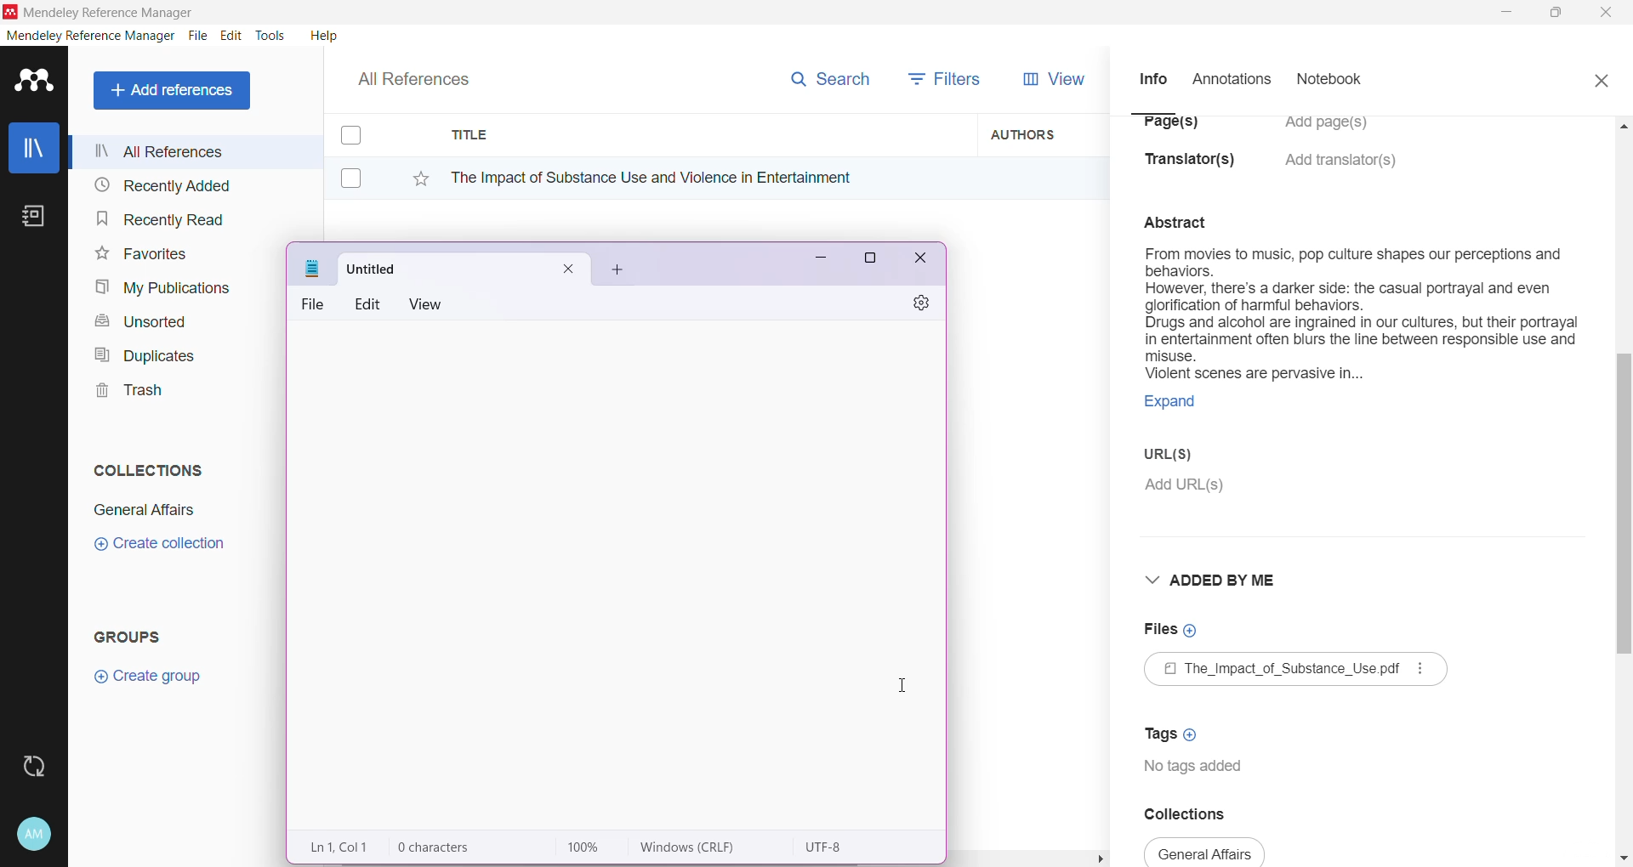  Describe the element at coordinates (699, 847) in the screenshot. I see `Windows (Carriage Return, Line Feed)` at that location.